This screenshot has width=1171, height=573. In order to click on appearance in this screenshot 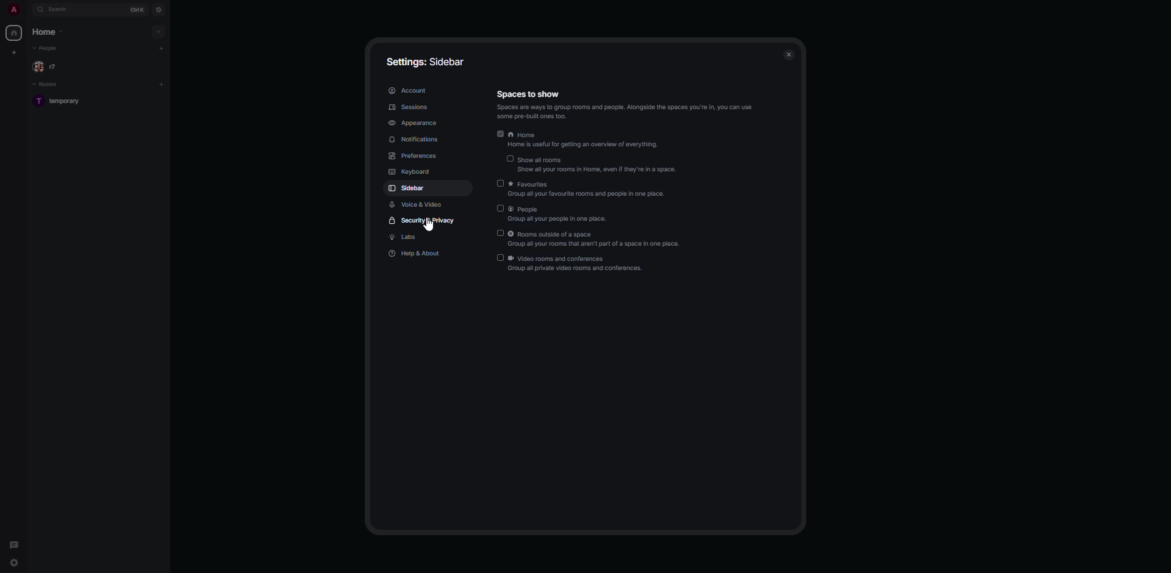, I will do `click(416, 123)`.